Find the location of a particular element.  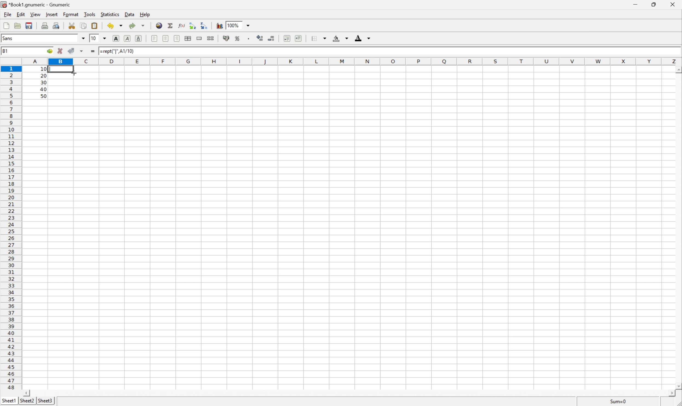

10 is located at coordinates (43, 69).